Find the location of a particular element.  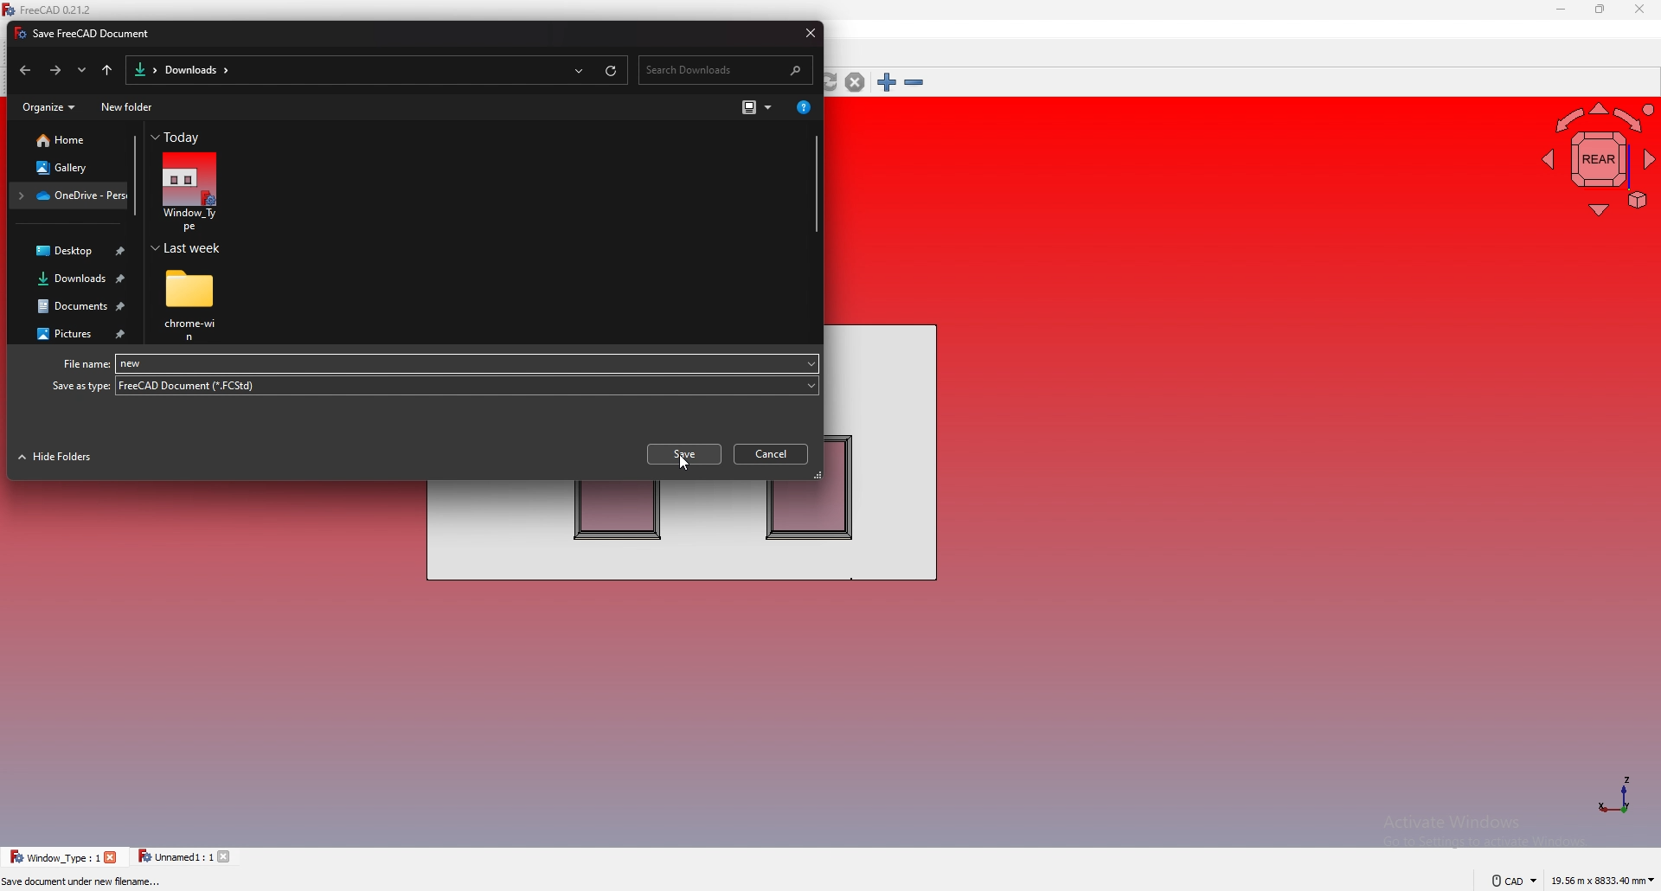

Save FreeCAD Document is located at coordinates (88, 34).